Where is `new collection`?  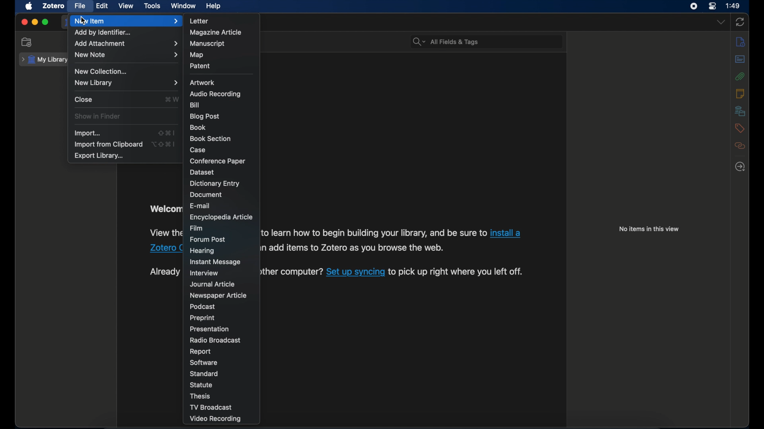 new collection is located at coordinates (28, 42).